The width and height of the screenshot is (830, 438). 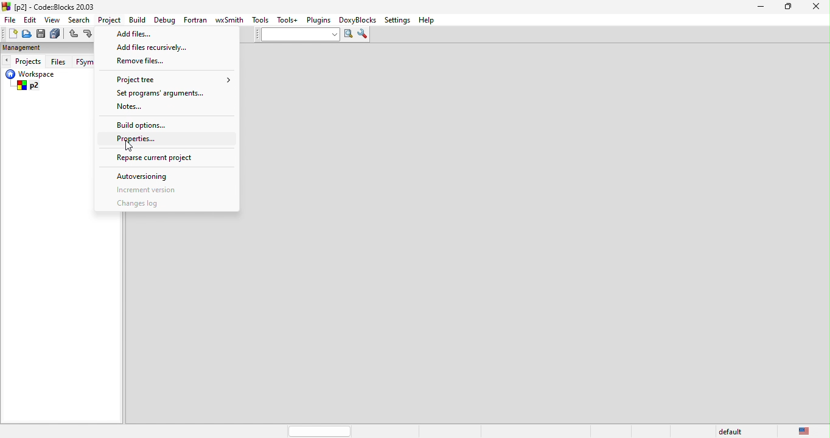 I want to click on set programs' arguments, so click(x=158, y=94).